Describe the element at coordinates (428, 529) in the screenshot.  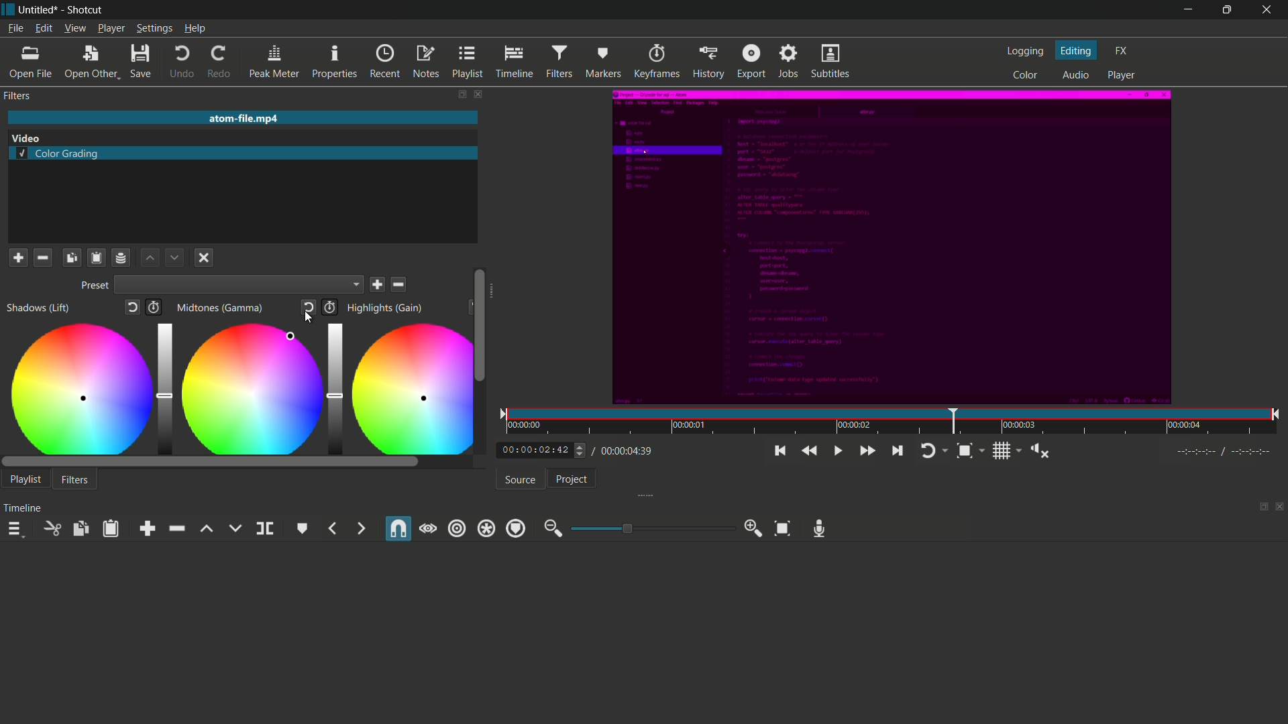
I see `scrub while dragging` at that location.